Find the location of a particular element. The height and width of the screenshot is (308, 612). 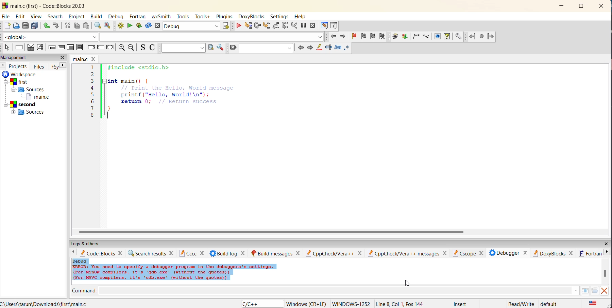

C:\Users\tarun\Downloads\first\main.c is located at coordinates (46, 304).